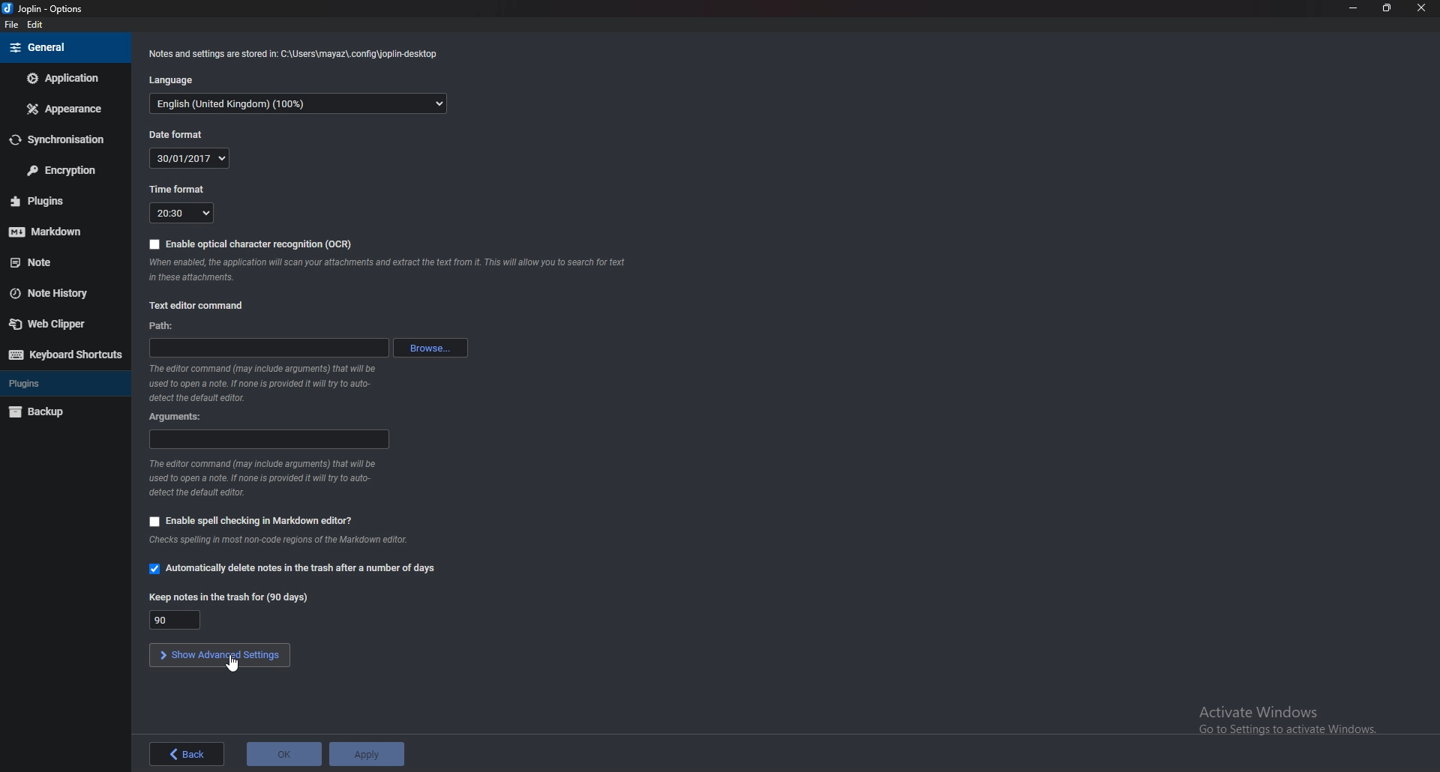 The width and height of the screenshot is (1440, 772). Describe the element at coordinates (262, 479) in the screenshot. I see `Info on editor command` at that location.